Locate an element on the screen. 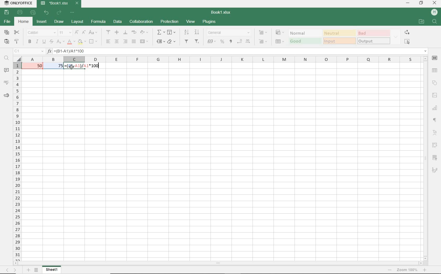 This screenshot has width=441, height=274. paste is located at coordinates (6, 41).